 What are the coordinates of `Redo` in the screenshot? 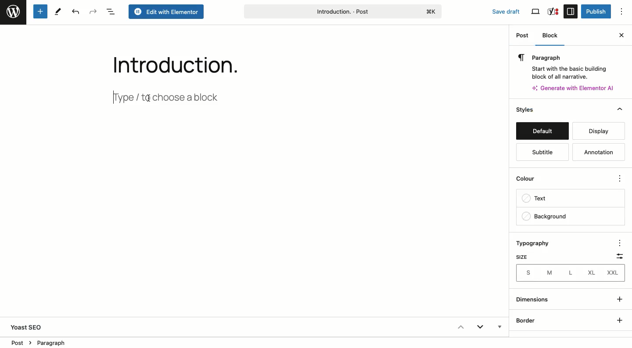 It's located at (93, 11).